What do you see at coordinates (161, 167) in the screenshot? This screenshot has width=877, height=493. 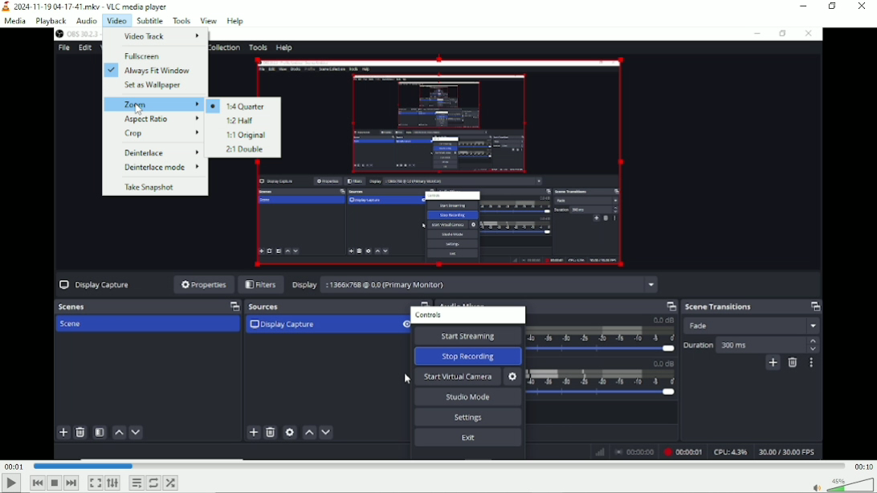 I see `Deinterlace mode` at bounding box center [161, 167].